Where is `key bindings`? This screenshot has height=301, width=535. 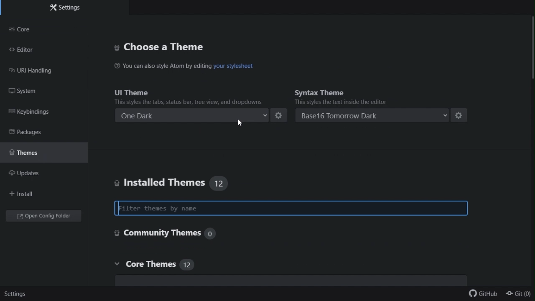 key bindings is located at coordinates (44, 113).